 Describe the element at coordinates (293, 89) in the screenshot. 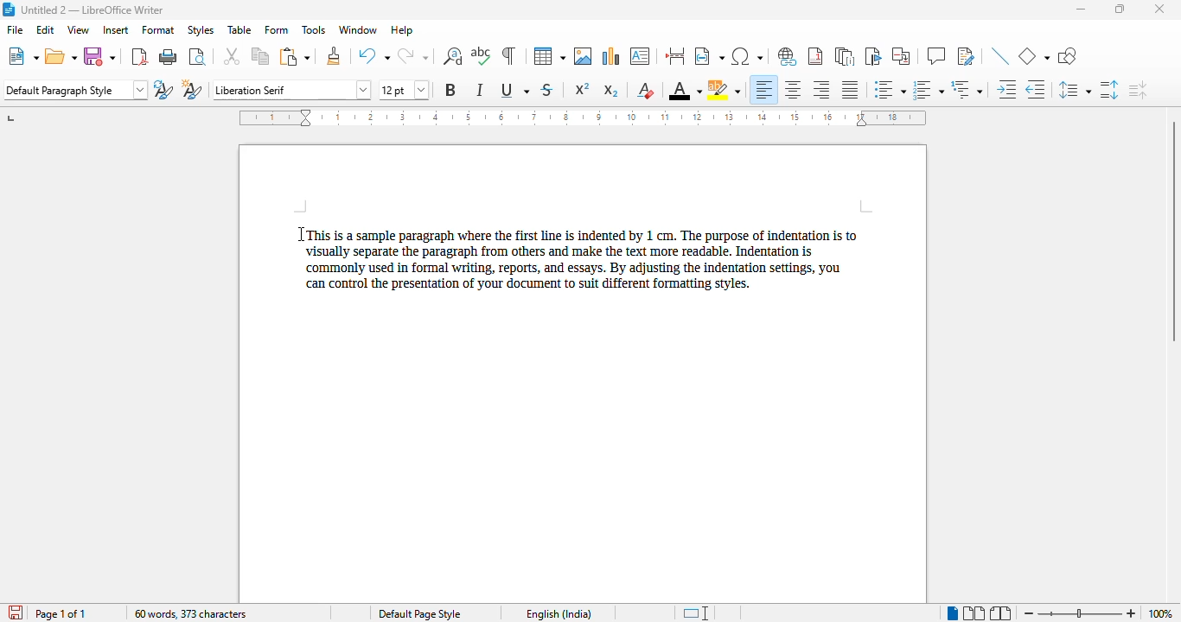

I see `font name` at that location.